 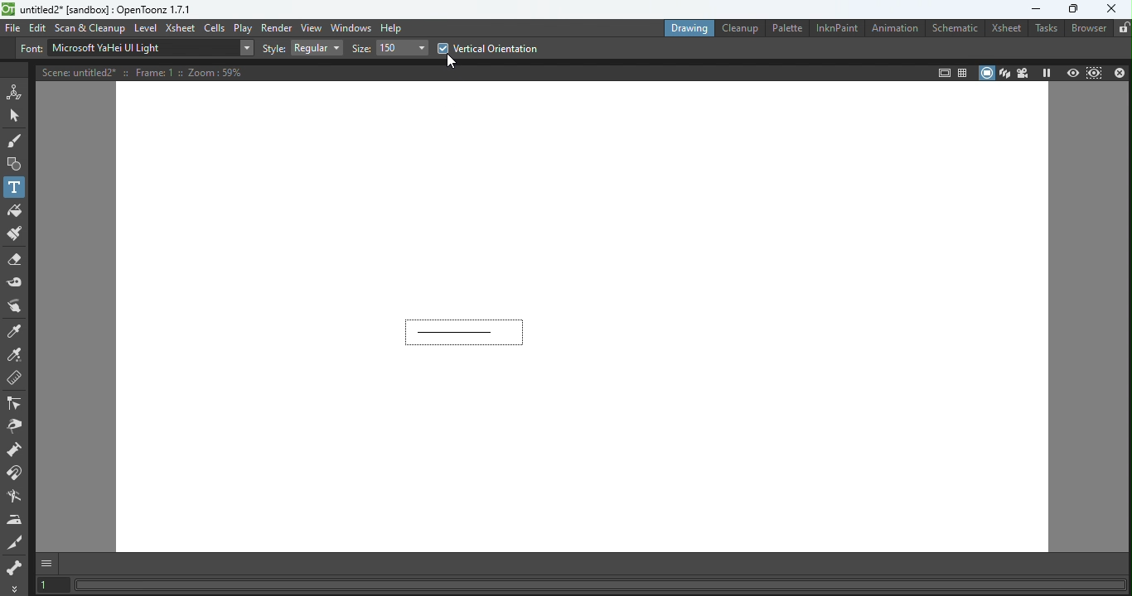 I want to click on Tape tool, so click(x=15, y=282).